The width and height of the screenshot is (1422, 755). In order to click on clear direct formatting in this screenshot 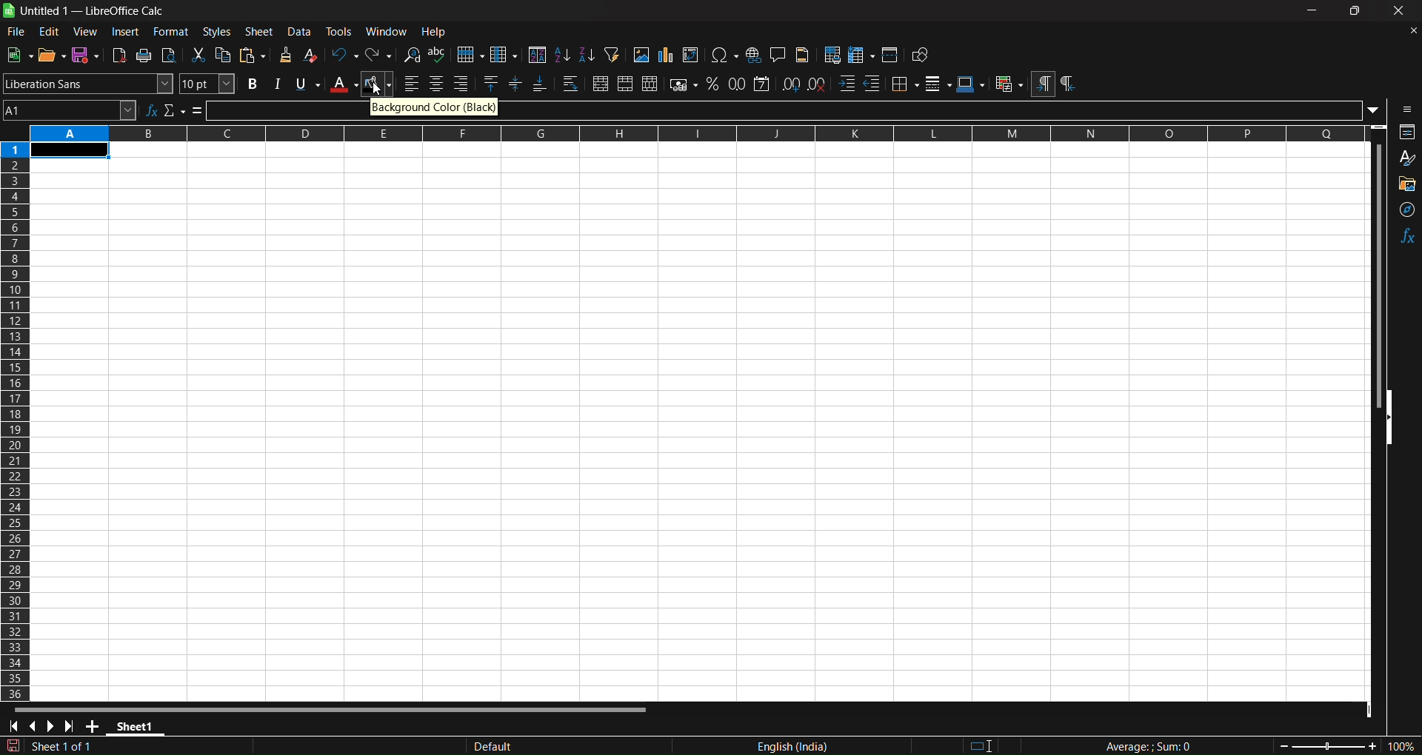, I will do `click(310, 56)`.